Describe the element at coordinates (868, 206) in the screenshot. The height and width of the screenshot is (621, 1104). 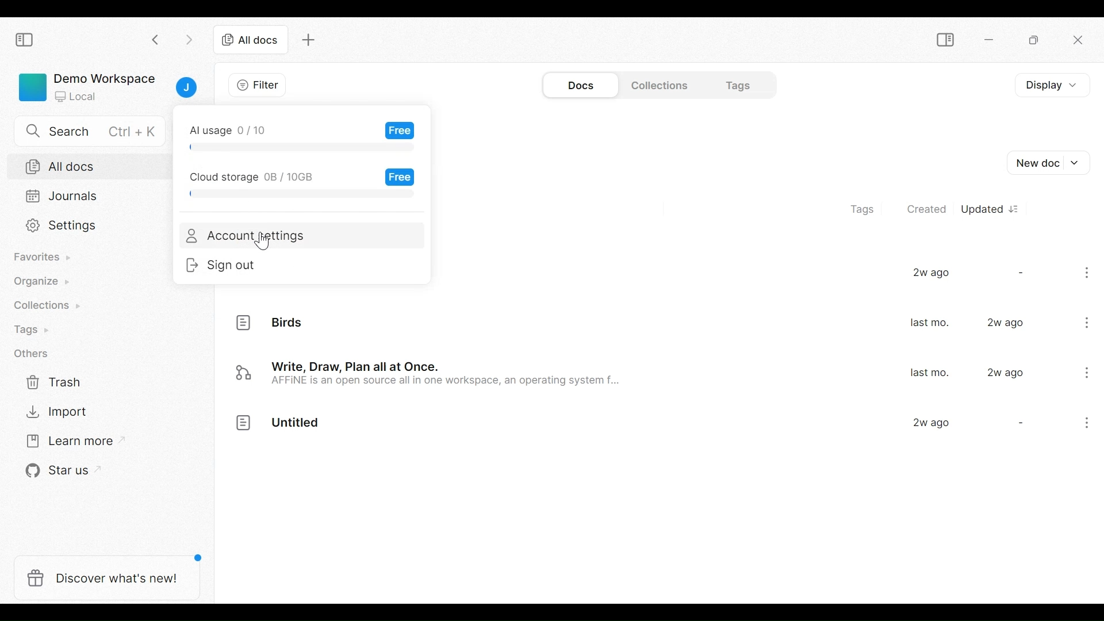
I see `Tags` at that location.